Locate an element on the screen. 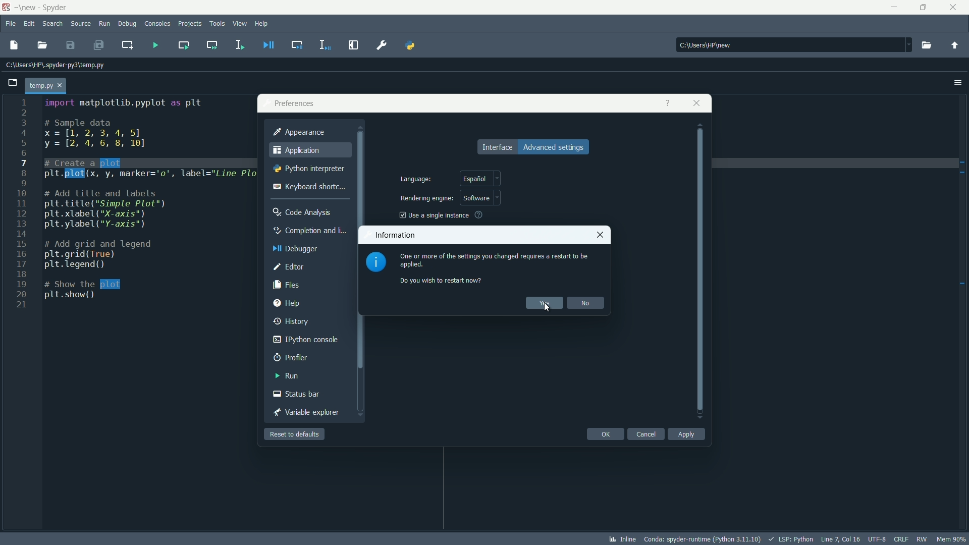  C:\Users\HP\.spyder-py3\temp.py is located at coordinates (52, 65).